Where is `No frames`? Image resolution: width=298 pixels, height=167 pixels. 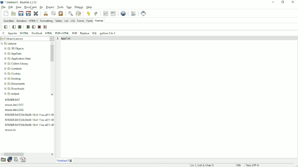
No frames is located at coordinates (39, 27).